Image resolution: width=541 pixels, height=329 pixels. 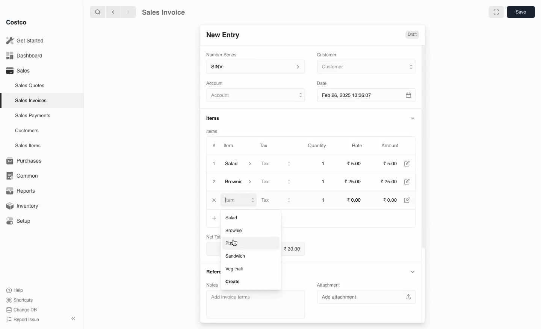 What do you see at coordinates (239, 200) in the screenshot?
I see `Item` at bounding box center [239, 200].